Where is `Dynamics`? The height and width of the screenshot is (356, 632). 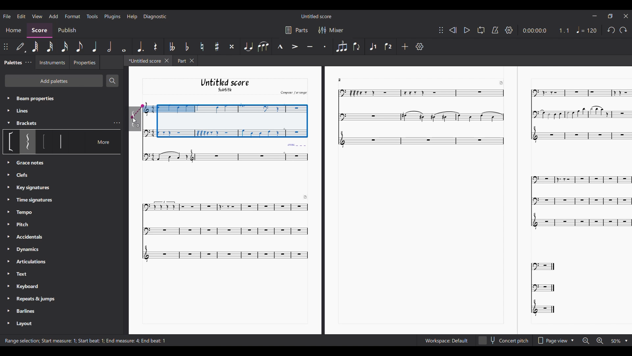 Dynamics is located at coordinates (32, 250).